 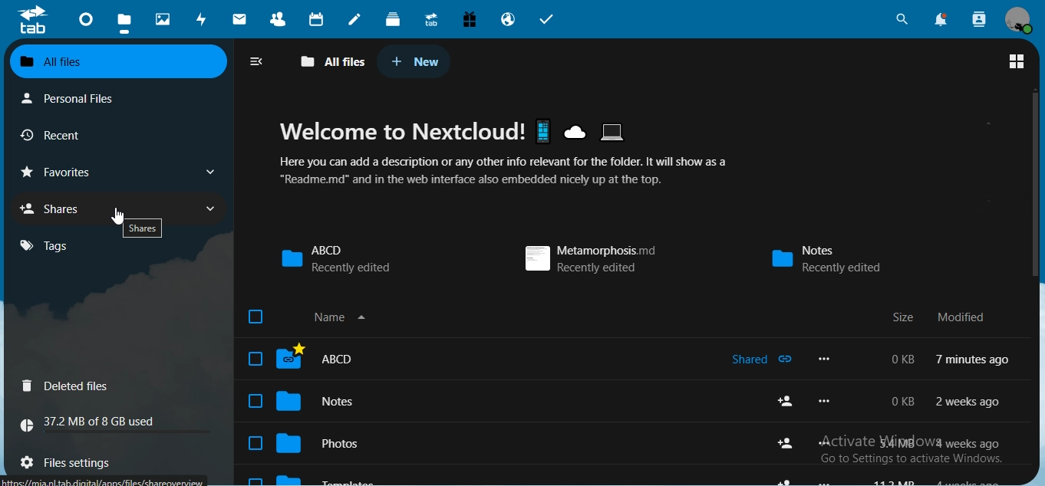 What do you see at coordinates (1018, 20) in the screenshot?
I see `view profile` at bounding box center [1018, 20].